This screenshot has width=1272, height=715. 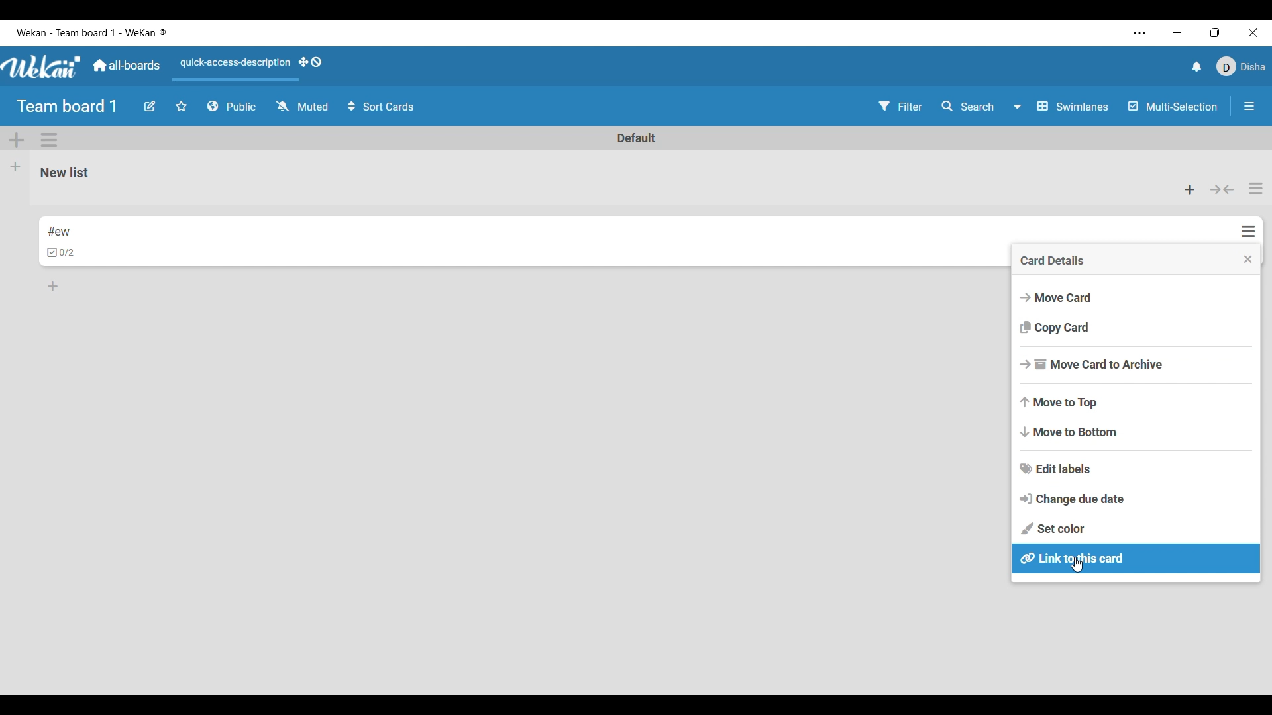 I want to click on Card name, so click(x=59, y=232).